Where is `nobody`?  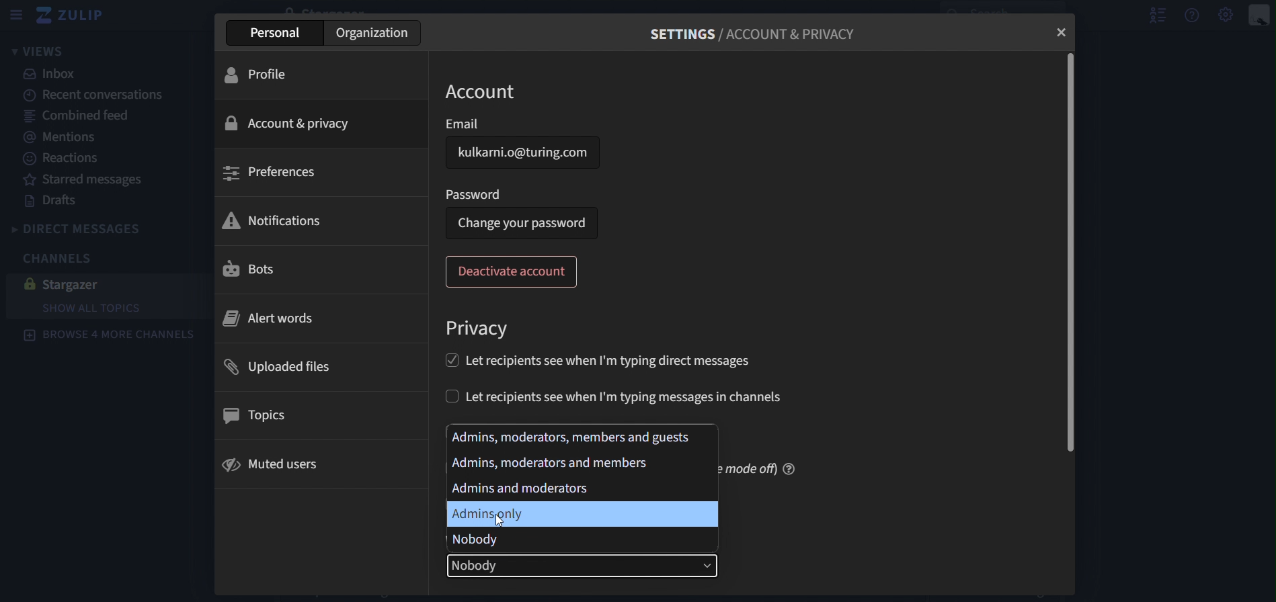
nobody is located at coordinates (477, 540).